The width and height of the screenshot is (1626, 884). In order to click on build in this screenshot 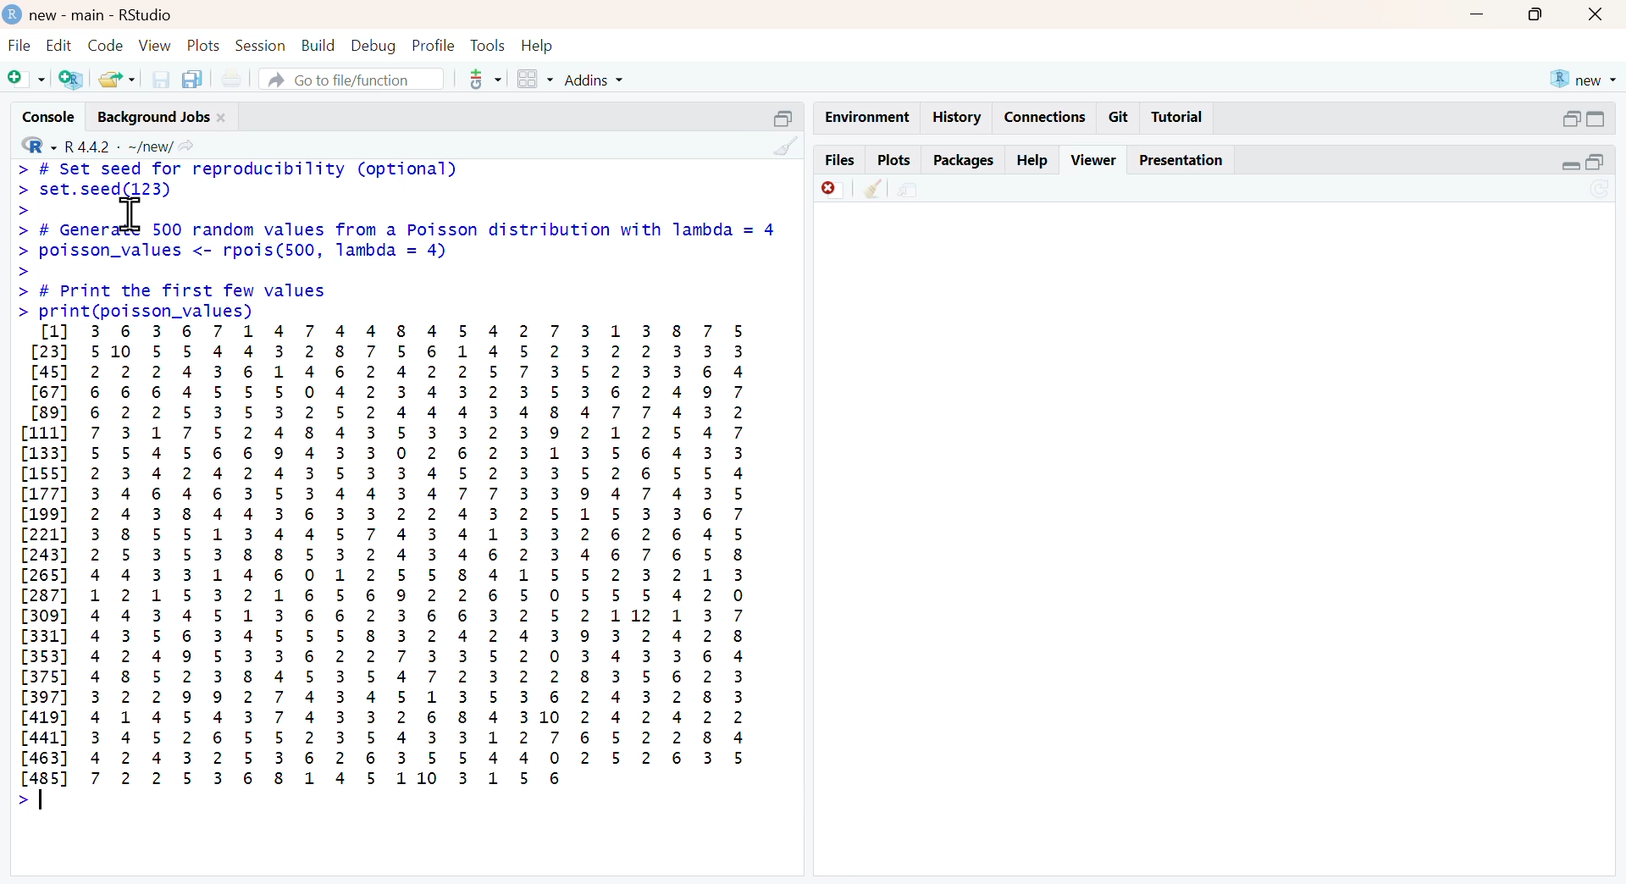, I will do `click(318, 44)`.